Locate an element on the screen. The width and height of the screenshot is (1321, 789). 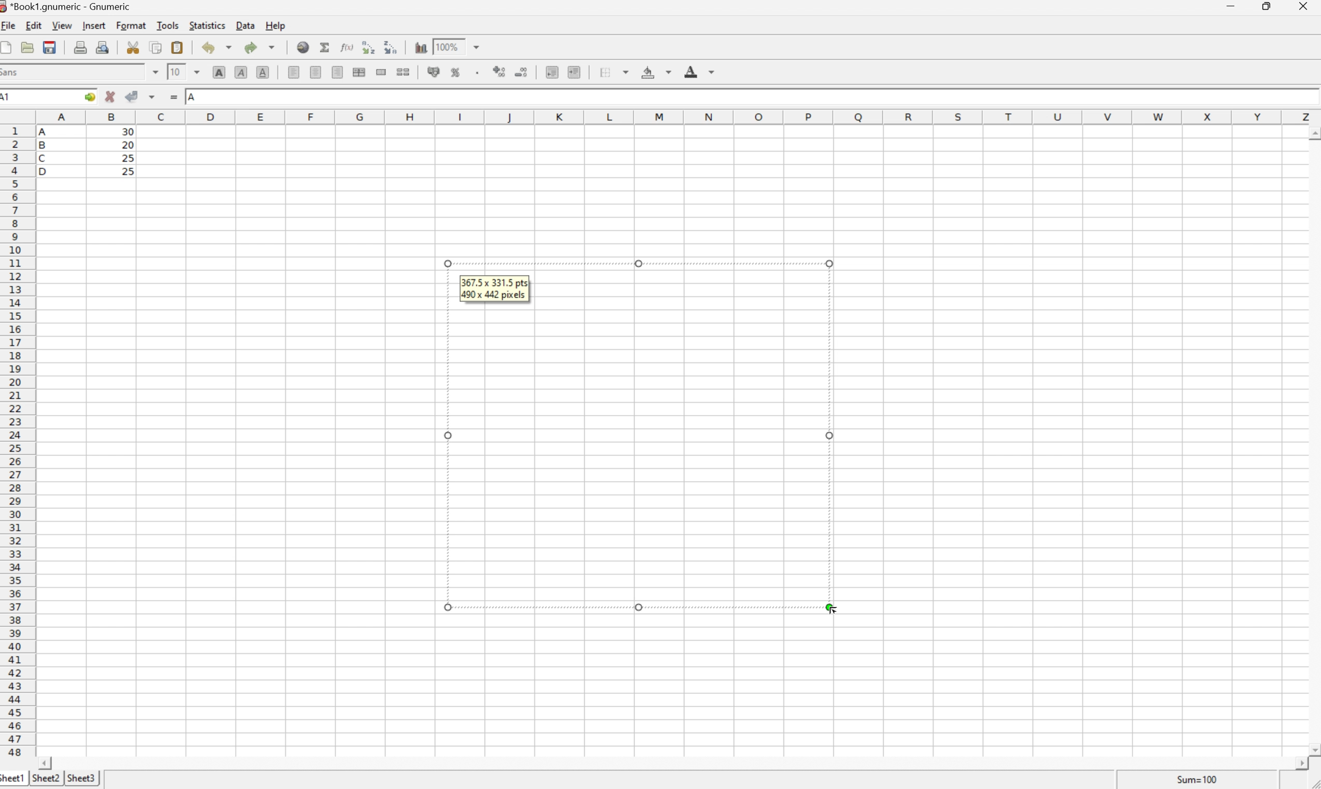
Go to is located at coordinates (89, 95).